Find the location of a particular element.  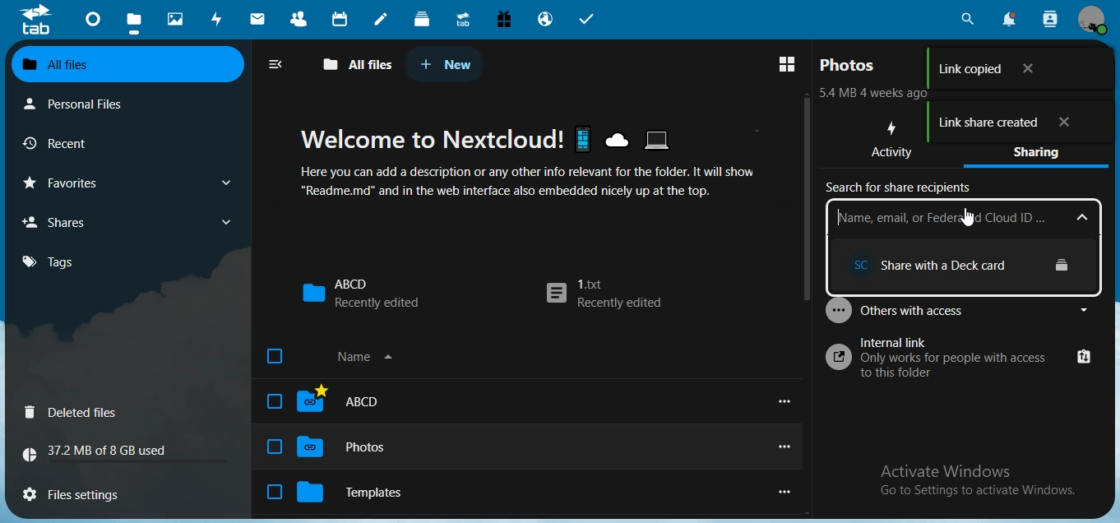

notifications is located at coordinates (1007, 19).